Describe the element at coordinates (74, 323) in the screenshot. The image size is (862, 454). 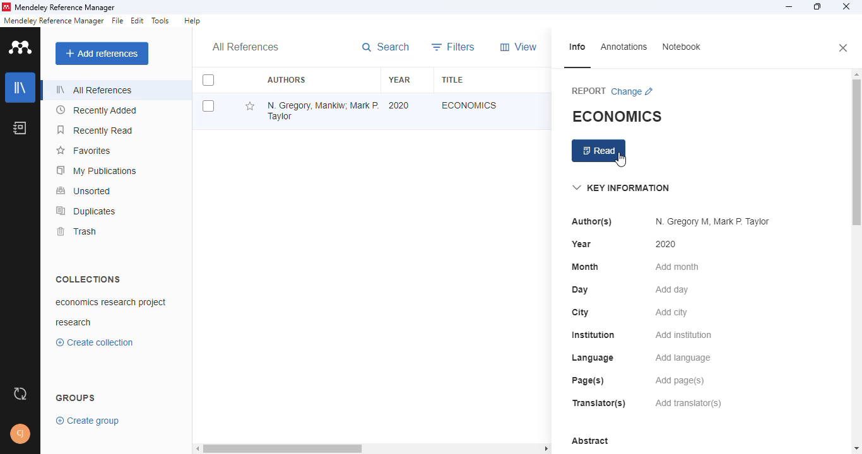
I see `research` at that location.